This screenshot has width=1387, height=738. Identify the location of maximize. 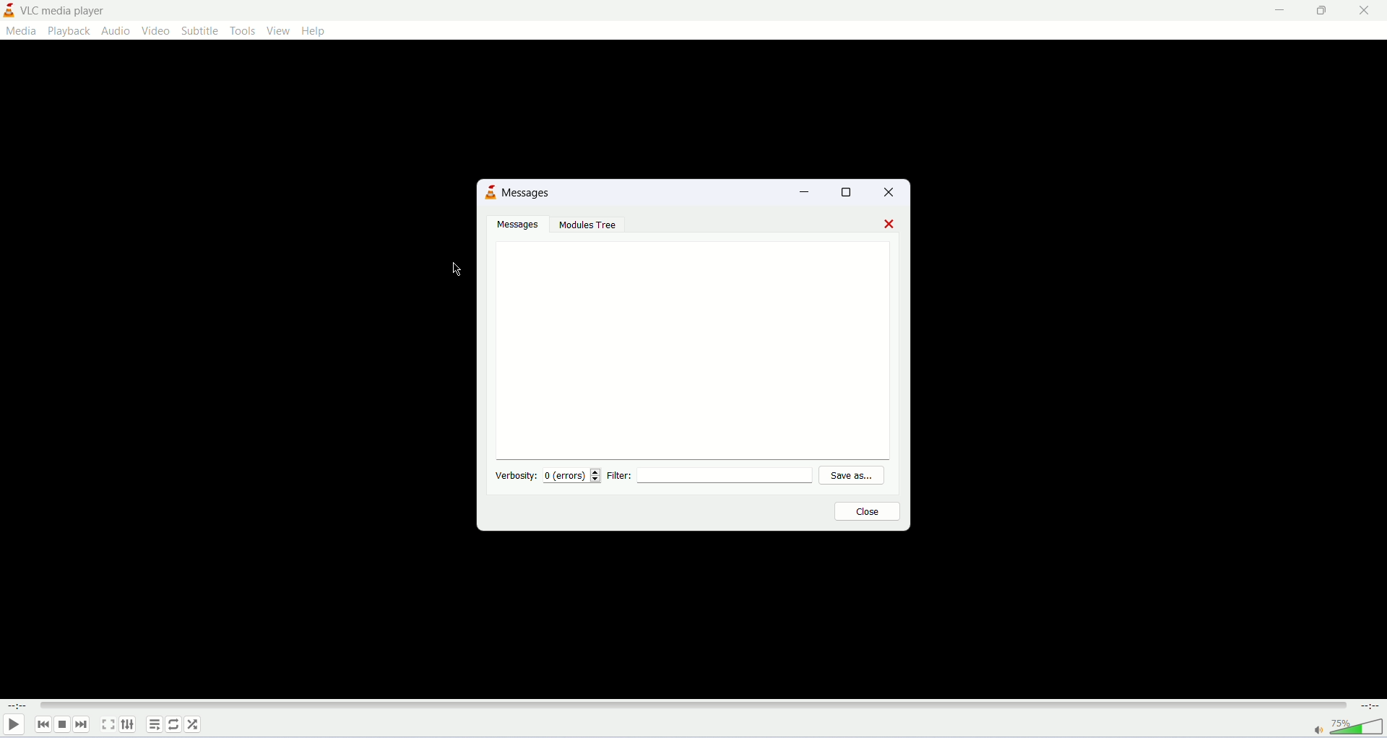
(1323, 14).